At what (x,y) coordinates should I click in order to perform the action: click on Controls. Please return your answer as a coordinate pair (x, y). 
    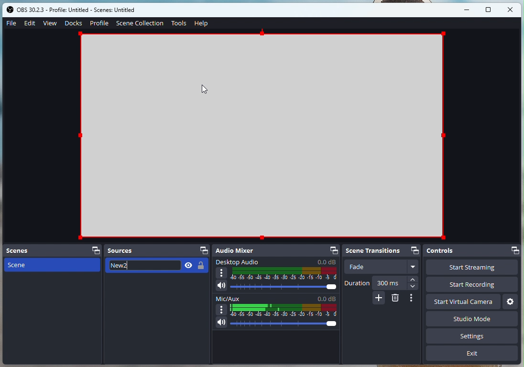
    Looking at the image, I should click on (472, 252).